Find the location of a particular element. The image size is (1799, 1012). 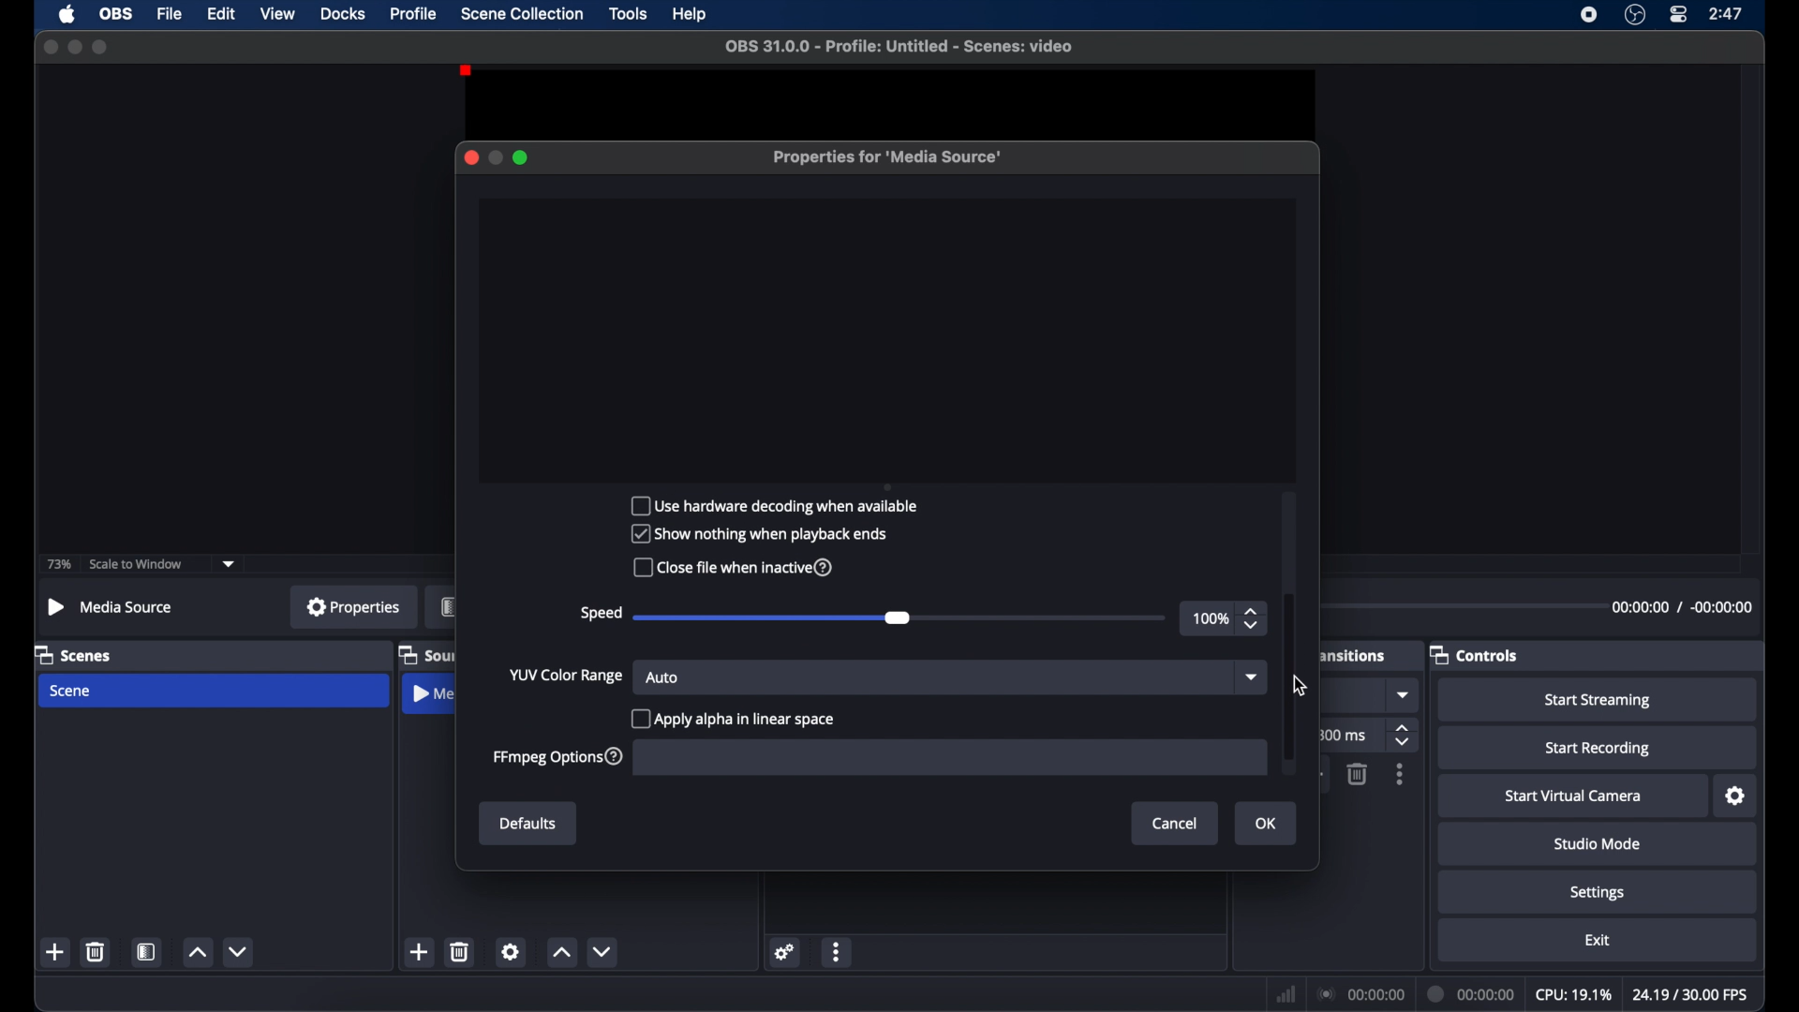

scale to window is located at coordinates (136, 565).